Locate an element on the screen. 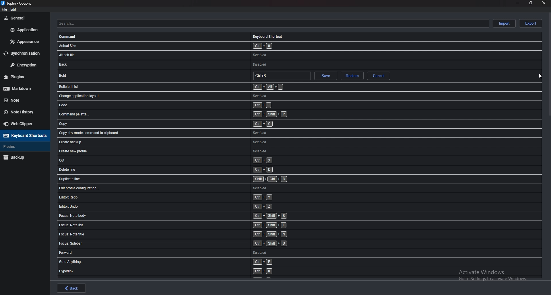 This screenshot has width=551, height=295. shortcut is located at coordinates (191, 151).